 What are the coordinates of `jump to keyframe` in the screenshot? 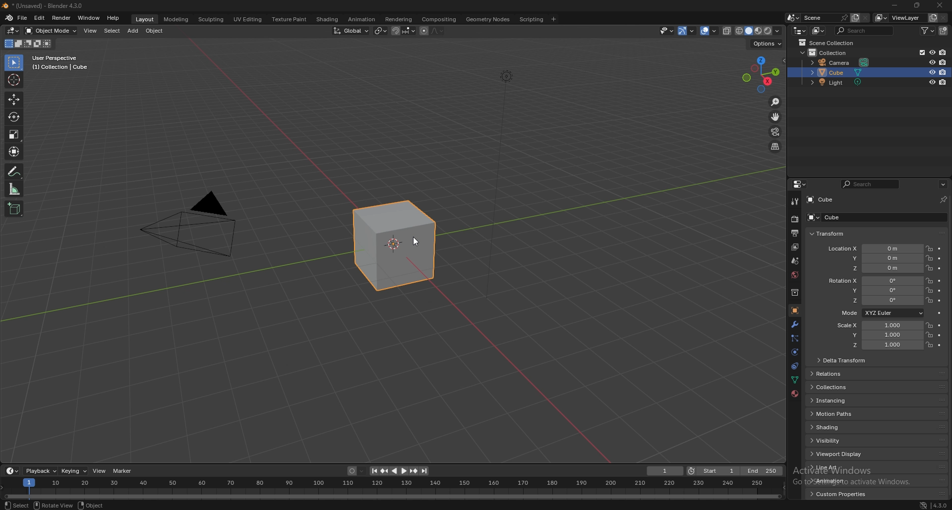 It's located at (414, 471).